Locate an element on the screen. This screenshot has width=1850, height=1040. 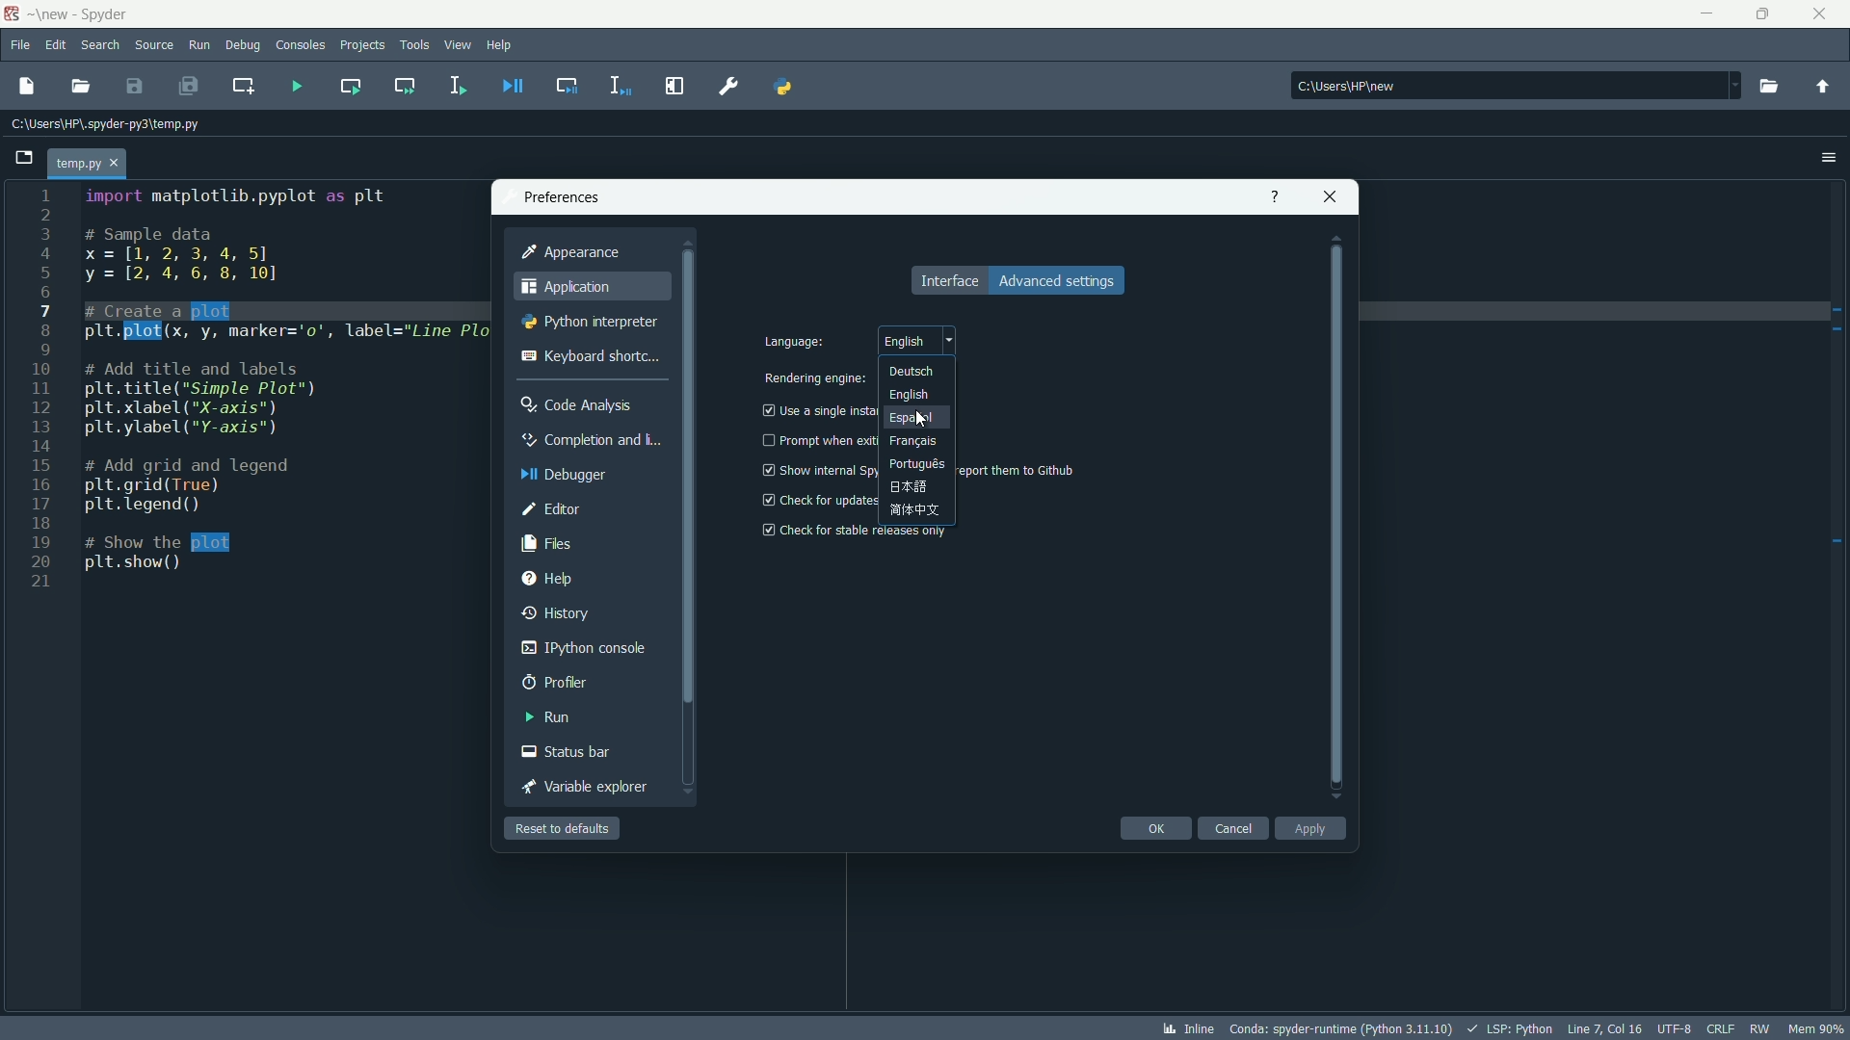
C:\Users\HP\new is located at coordinates (1344, 85).